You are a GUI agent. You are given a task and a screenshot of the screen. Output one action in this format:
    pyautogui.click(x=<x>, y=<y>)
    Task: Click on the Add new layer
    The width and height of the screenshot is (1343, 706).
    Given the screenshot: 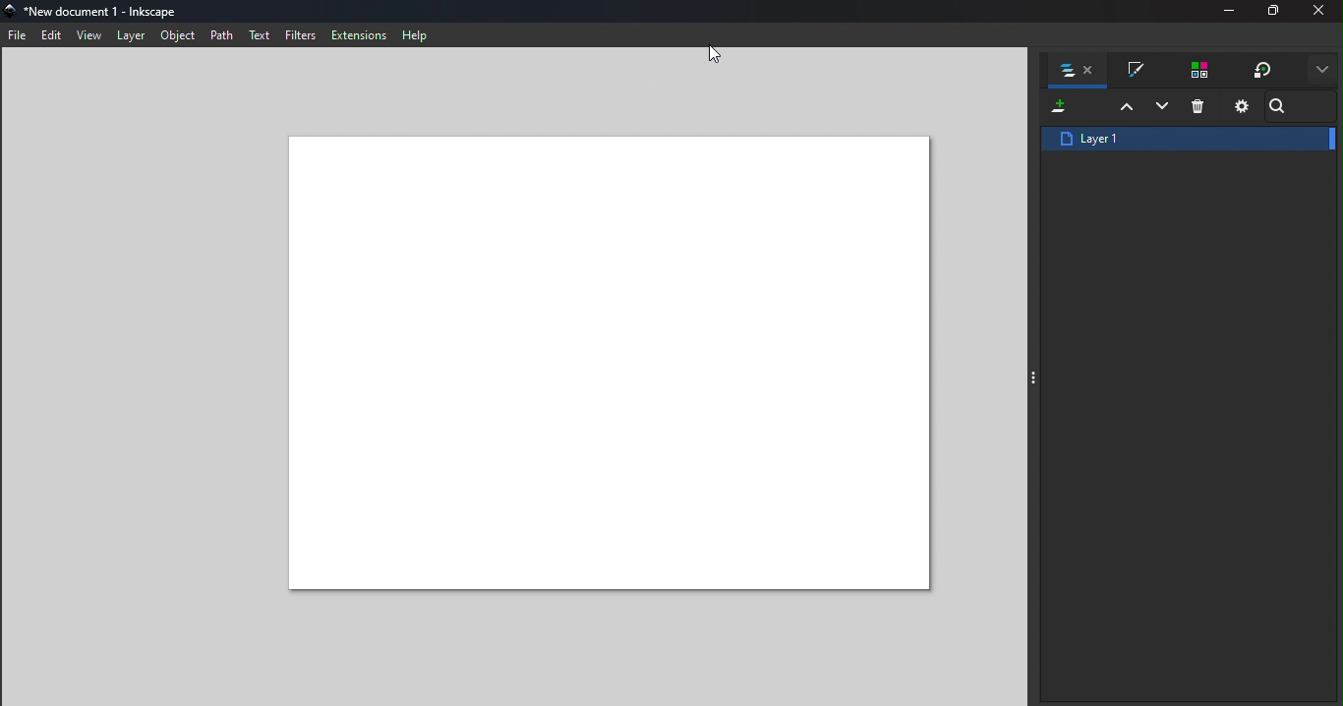 What is the action you would take?
    pyautogui.click(x=1073, y=108)
    